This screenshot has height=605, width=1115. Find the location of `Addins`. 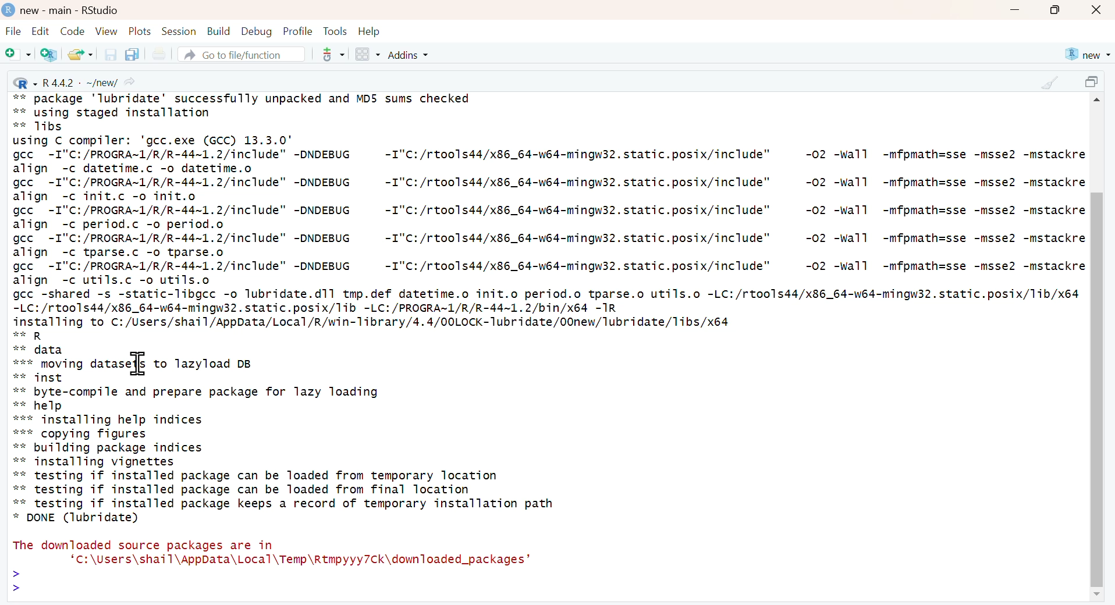

Addins is located at coordinates (410, 55).